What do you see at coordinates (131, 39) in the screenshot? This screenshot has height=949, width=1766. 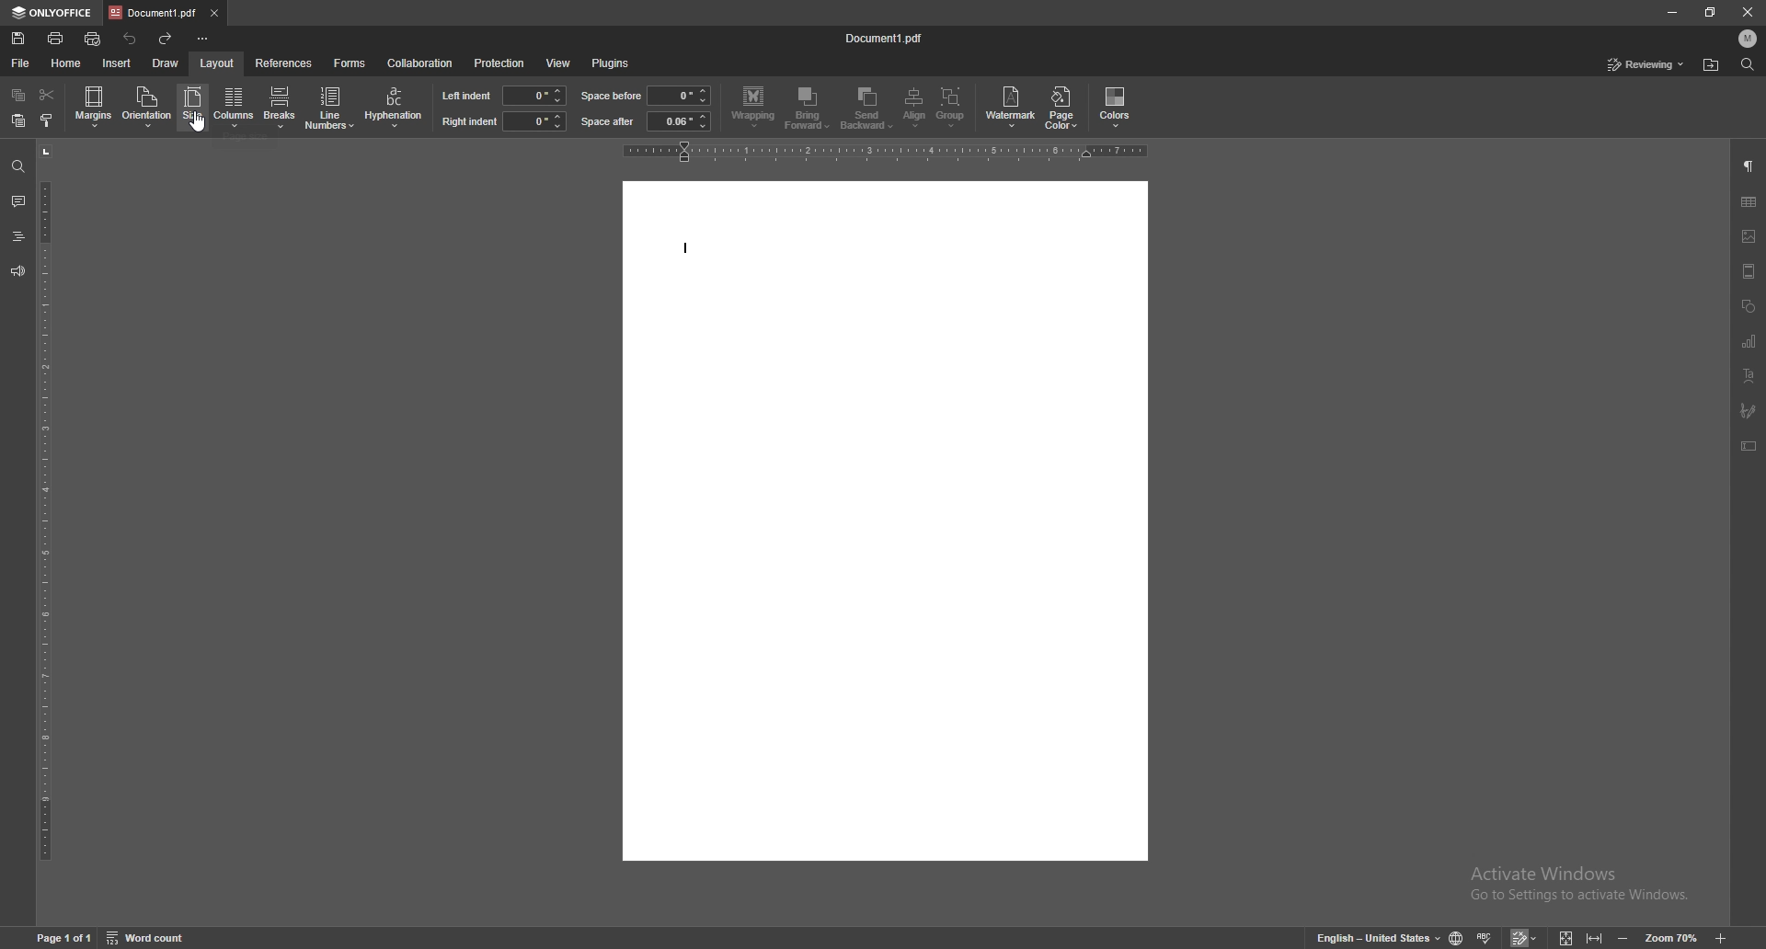 I see `undo` at bounding box center [131, 39].